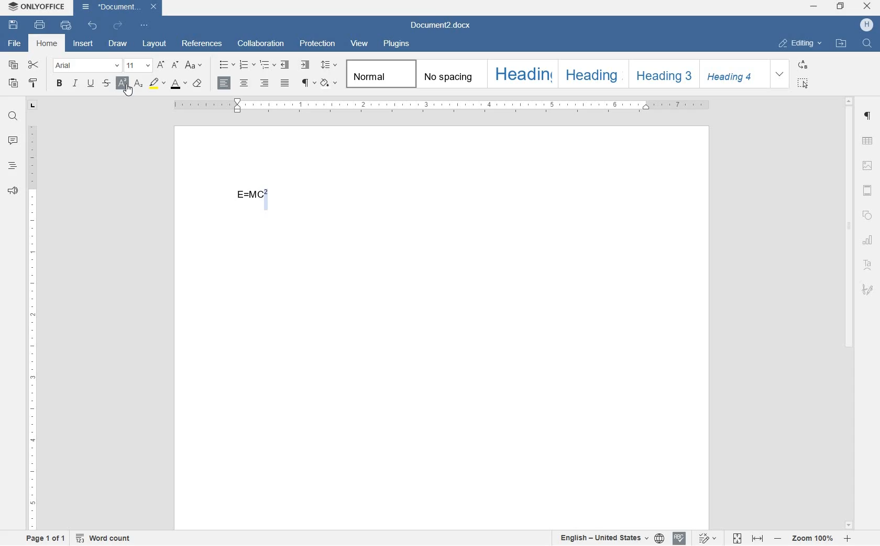  What do you see at coordinates (868, 215) in the screenshot?
I see `shape` at bounding box center [868, 215].